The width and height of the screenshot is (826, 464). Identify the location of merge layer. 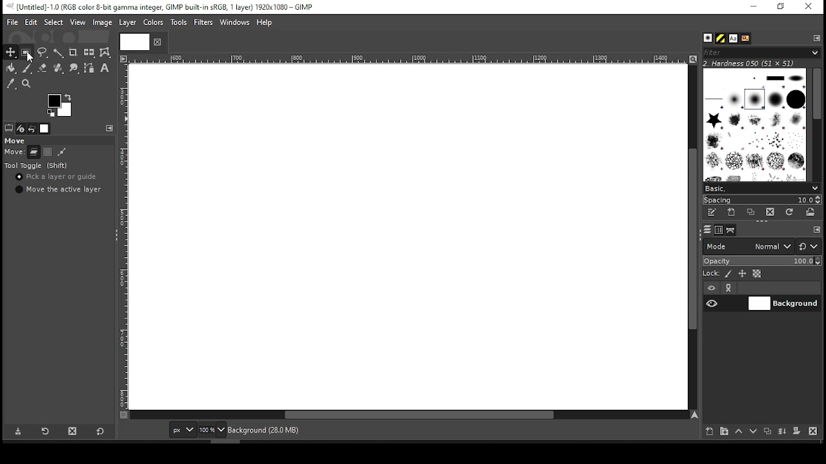
(782, 432).